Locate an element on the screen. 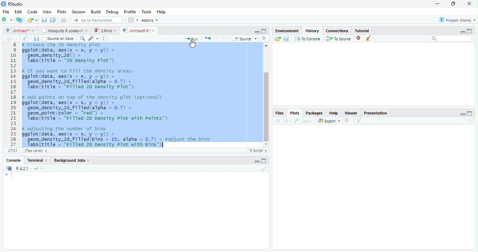 Image resolution: width=478 pixels, height=252 pixels. Source on Save is located at coordinates (57, 39).